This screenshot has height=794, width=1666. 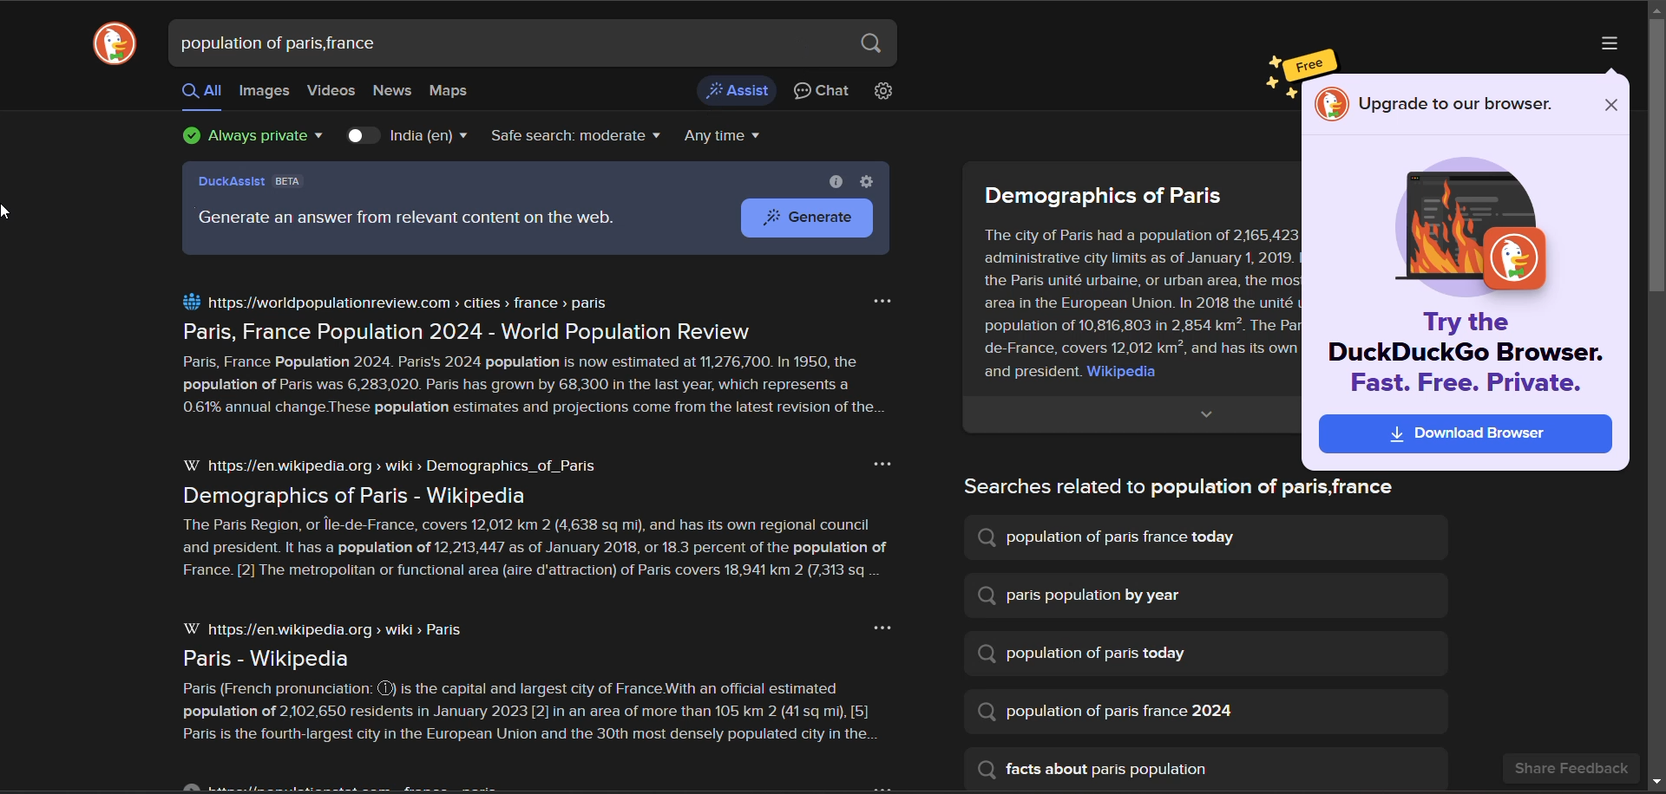 What do you see at coordinates (727, 138) in the screenshot?
I see `result timeline filter` at bounding box center [727, 138].